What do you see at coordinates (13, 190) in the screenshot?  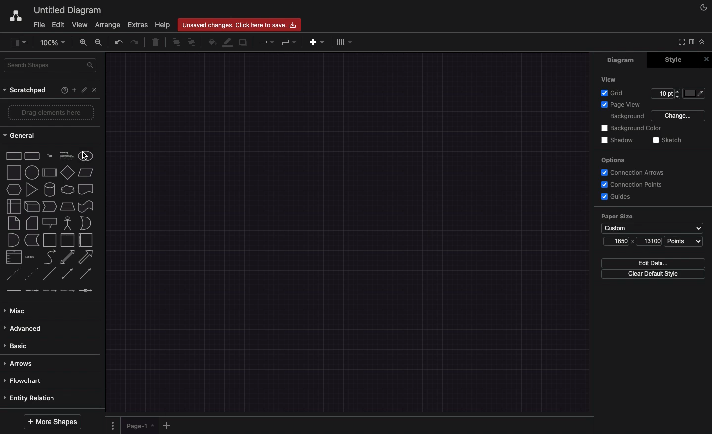 I see `Hexagon` at bounding box center [13, 190].